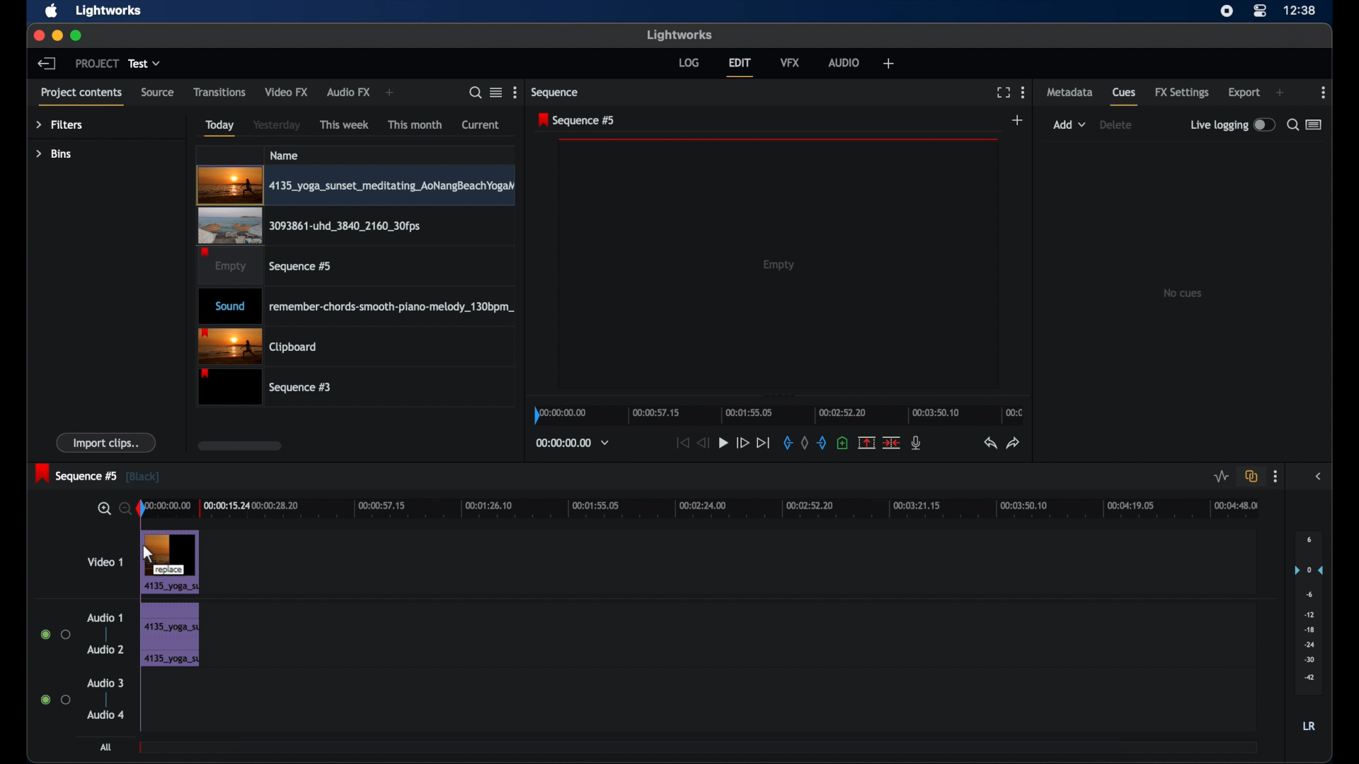 The width and height of the screenshot is (1359, 764). What do you see at coordinates (1309, 608) in the screenshot?
I see `audio output level` at bounding box center [1309, 608].